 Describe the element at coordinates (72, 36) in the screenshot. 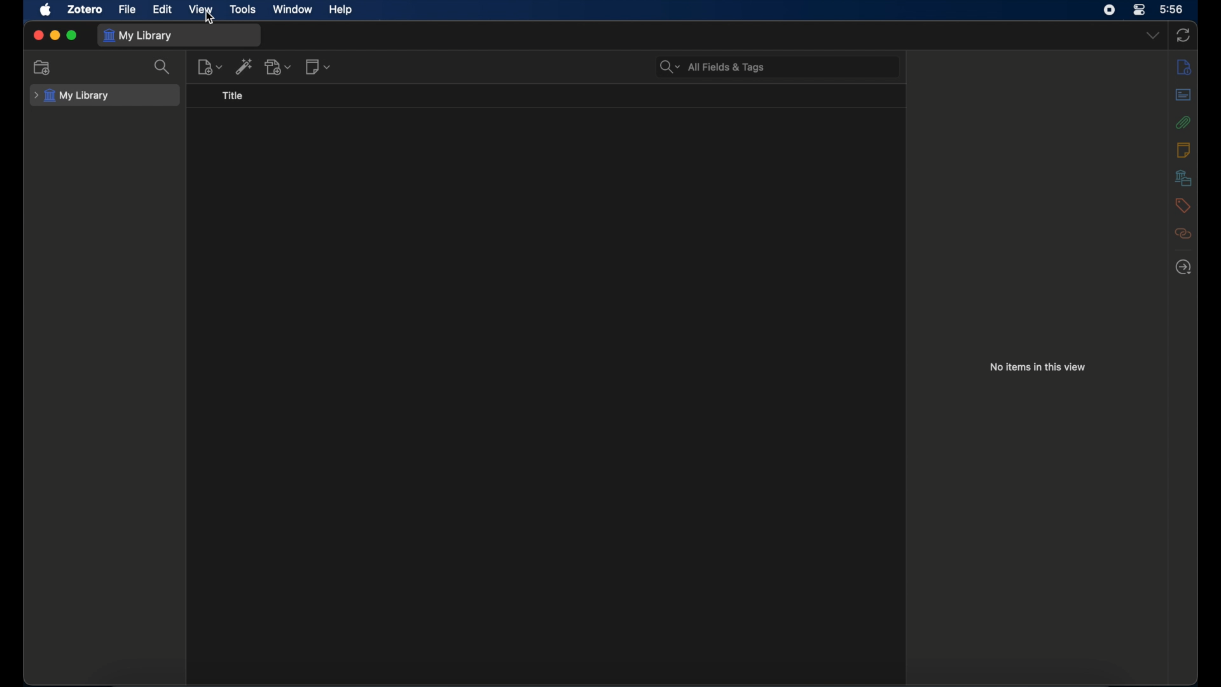

I see `maximize` at that location.